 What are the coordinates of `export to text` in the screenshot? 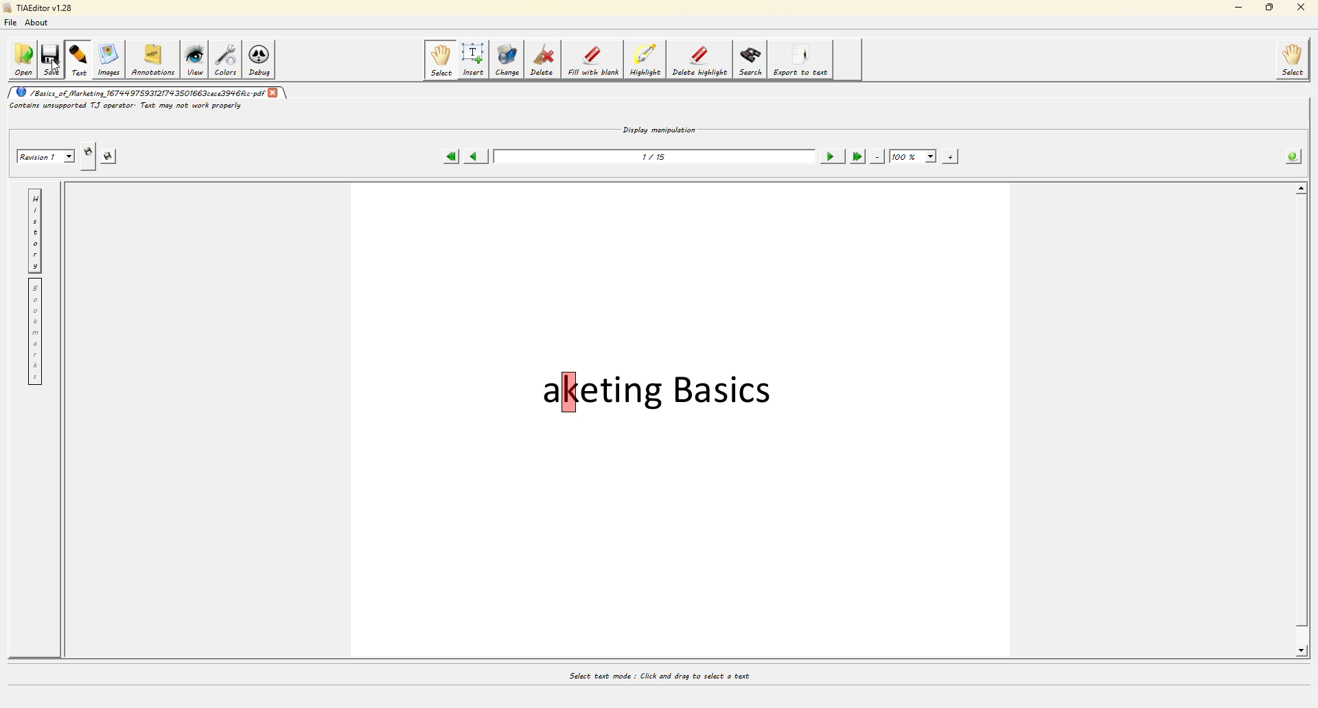 It's located at (801, 60).